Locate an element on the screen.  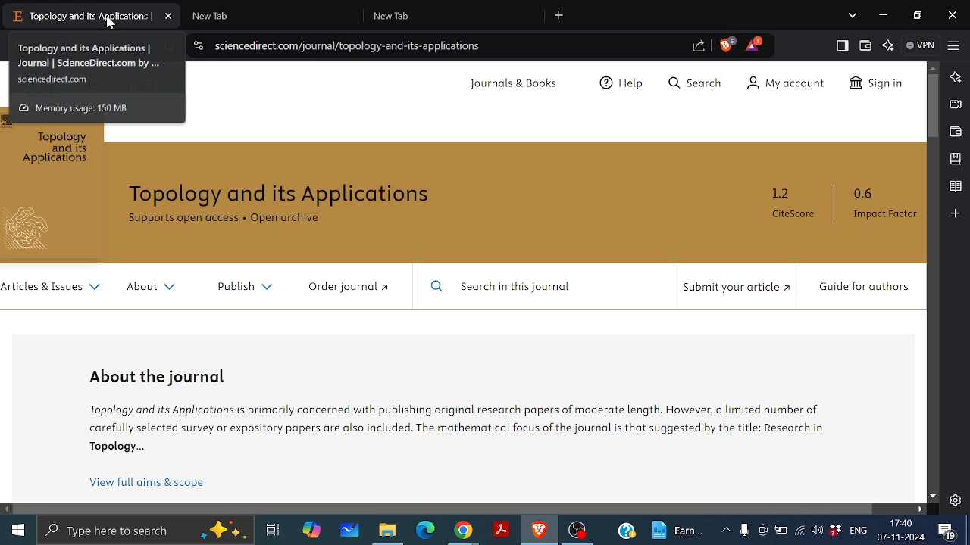
Microsoft edge is located at coordinates (428, 530).